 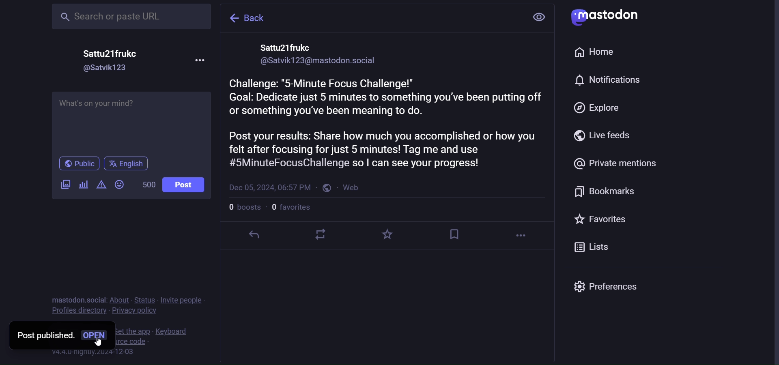 I want to click on public, so click(x=326, y=189).